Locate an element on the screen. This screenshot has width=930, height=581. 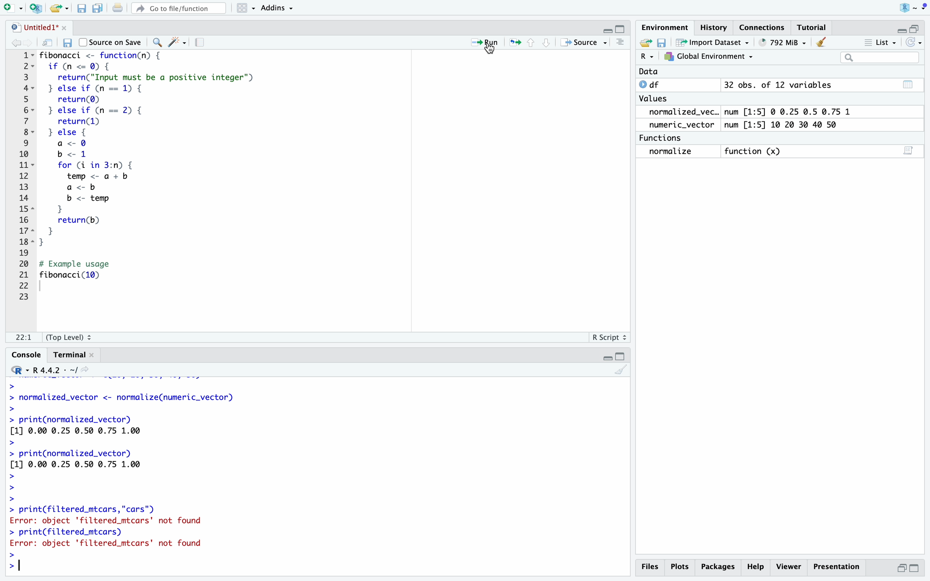
environment is located at coordinates (663, 27).